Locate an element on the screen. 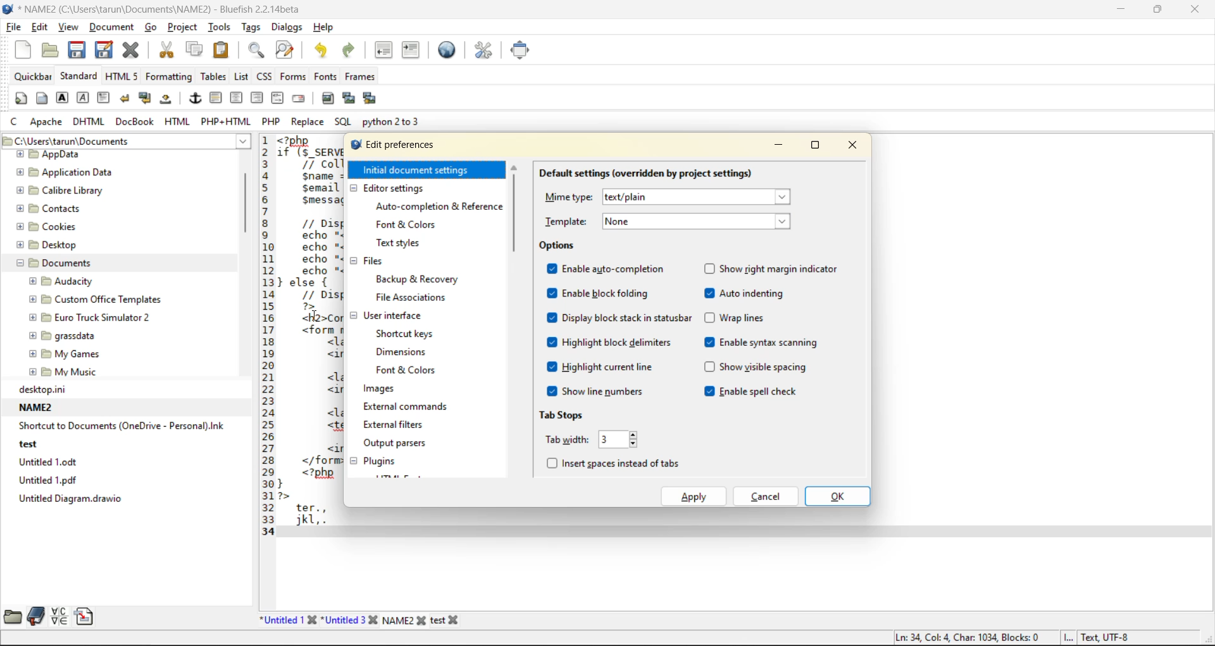 The height and width of the screenshot is (646, 1215). initial document settings is located at coordinates (415, 170).